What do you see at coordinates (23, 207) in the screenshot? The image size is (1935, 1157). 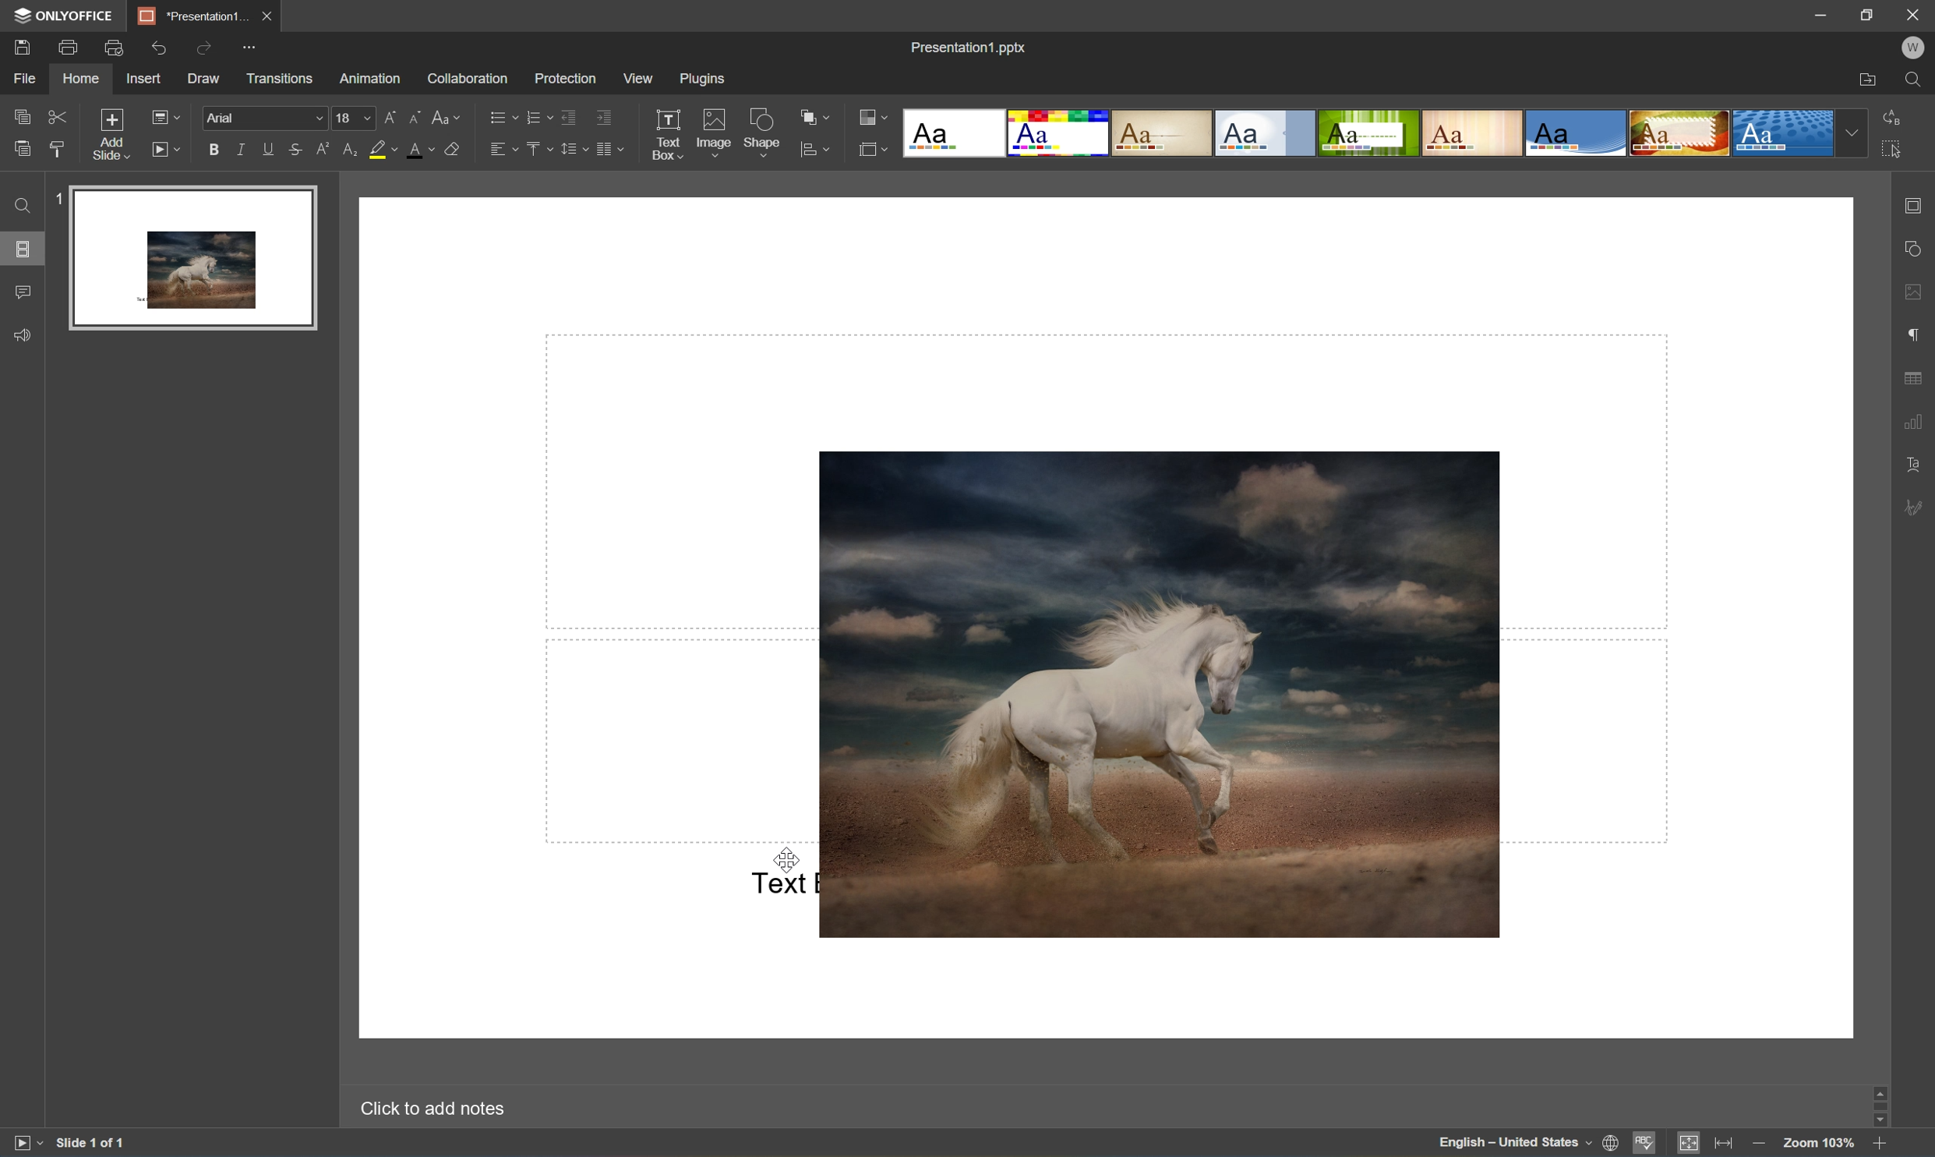 I see `Find` at bounding box center [23, 207].